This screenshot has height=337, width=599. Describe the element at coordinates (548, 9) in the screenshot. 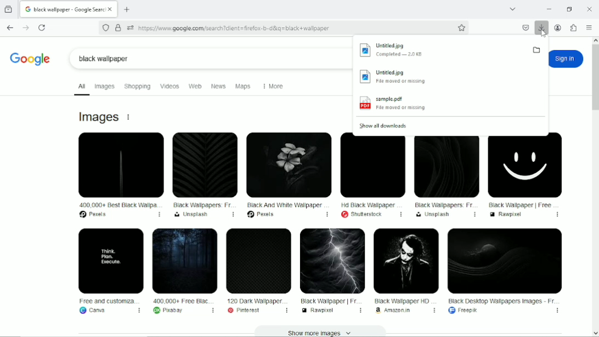

I see `Minimize` at that location.